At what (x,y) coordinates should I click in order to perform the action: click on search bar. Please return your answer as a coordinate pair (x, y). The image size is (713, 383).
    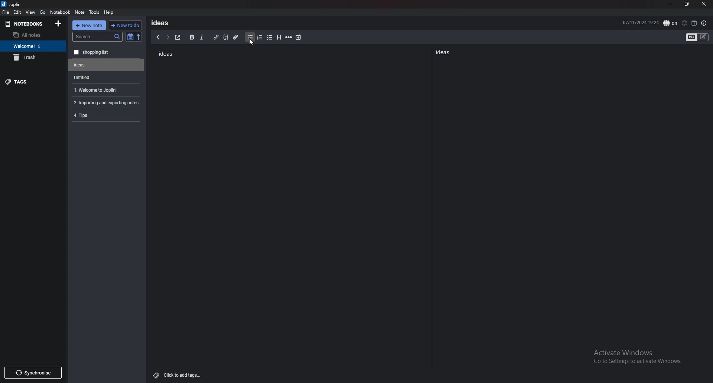
    Looking at the image, I should click on (98, 37).